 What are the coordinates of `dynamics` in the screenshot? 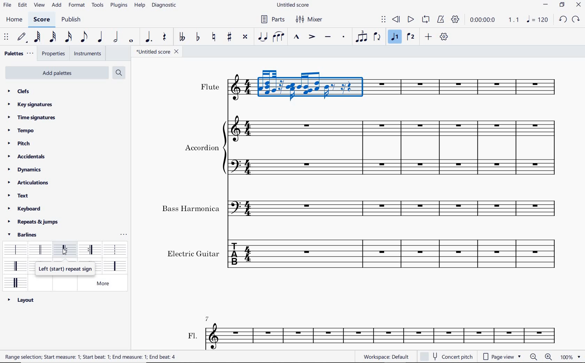 It's located at (24, 170).